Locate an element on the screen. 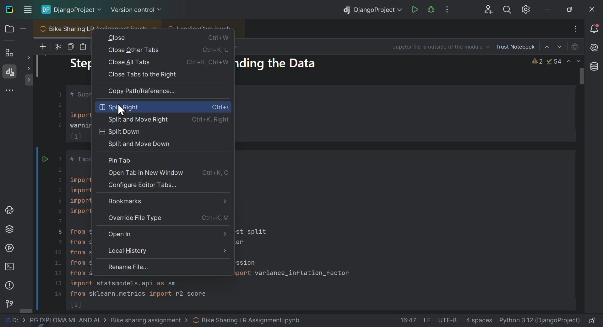 The height and width of the screenshot is (327, 603). Open in is located at coordinates (167, 235).